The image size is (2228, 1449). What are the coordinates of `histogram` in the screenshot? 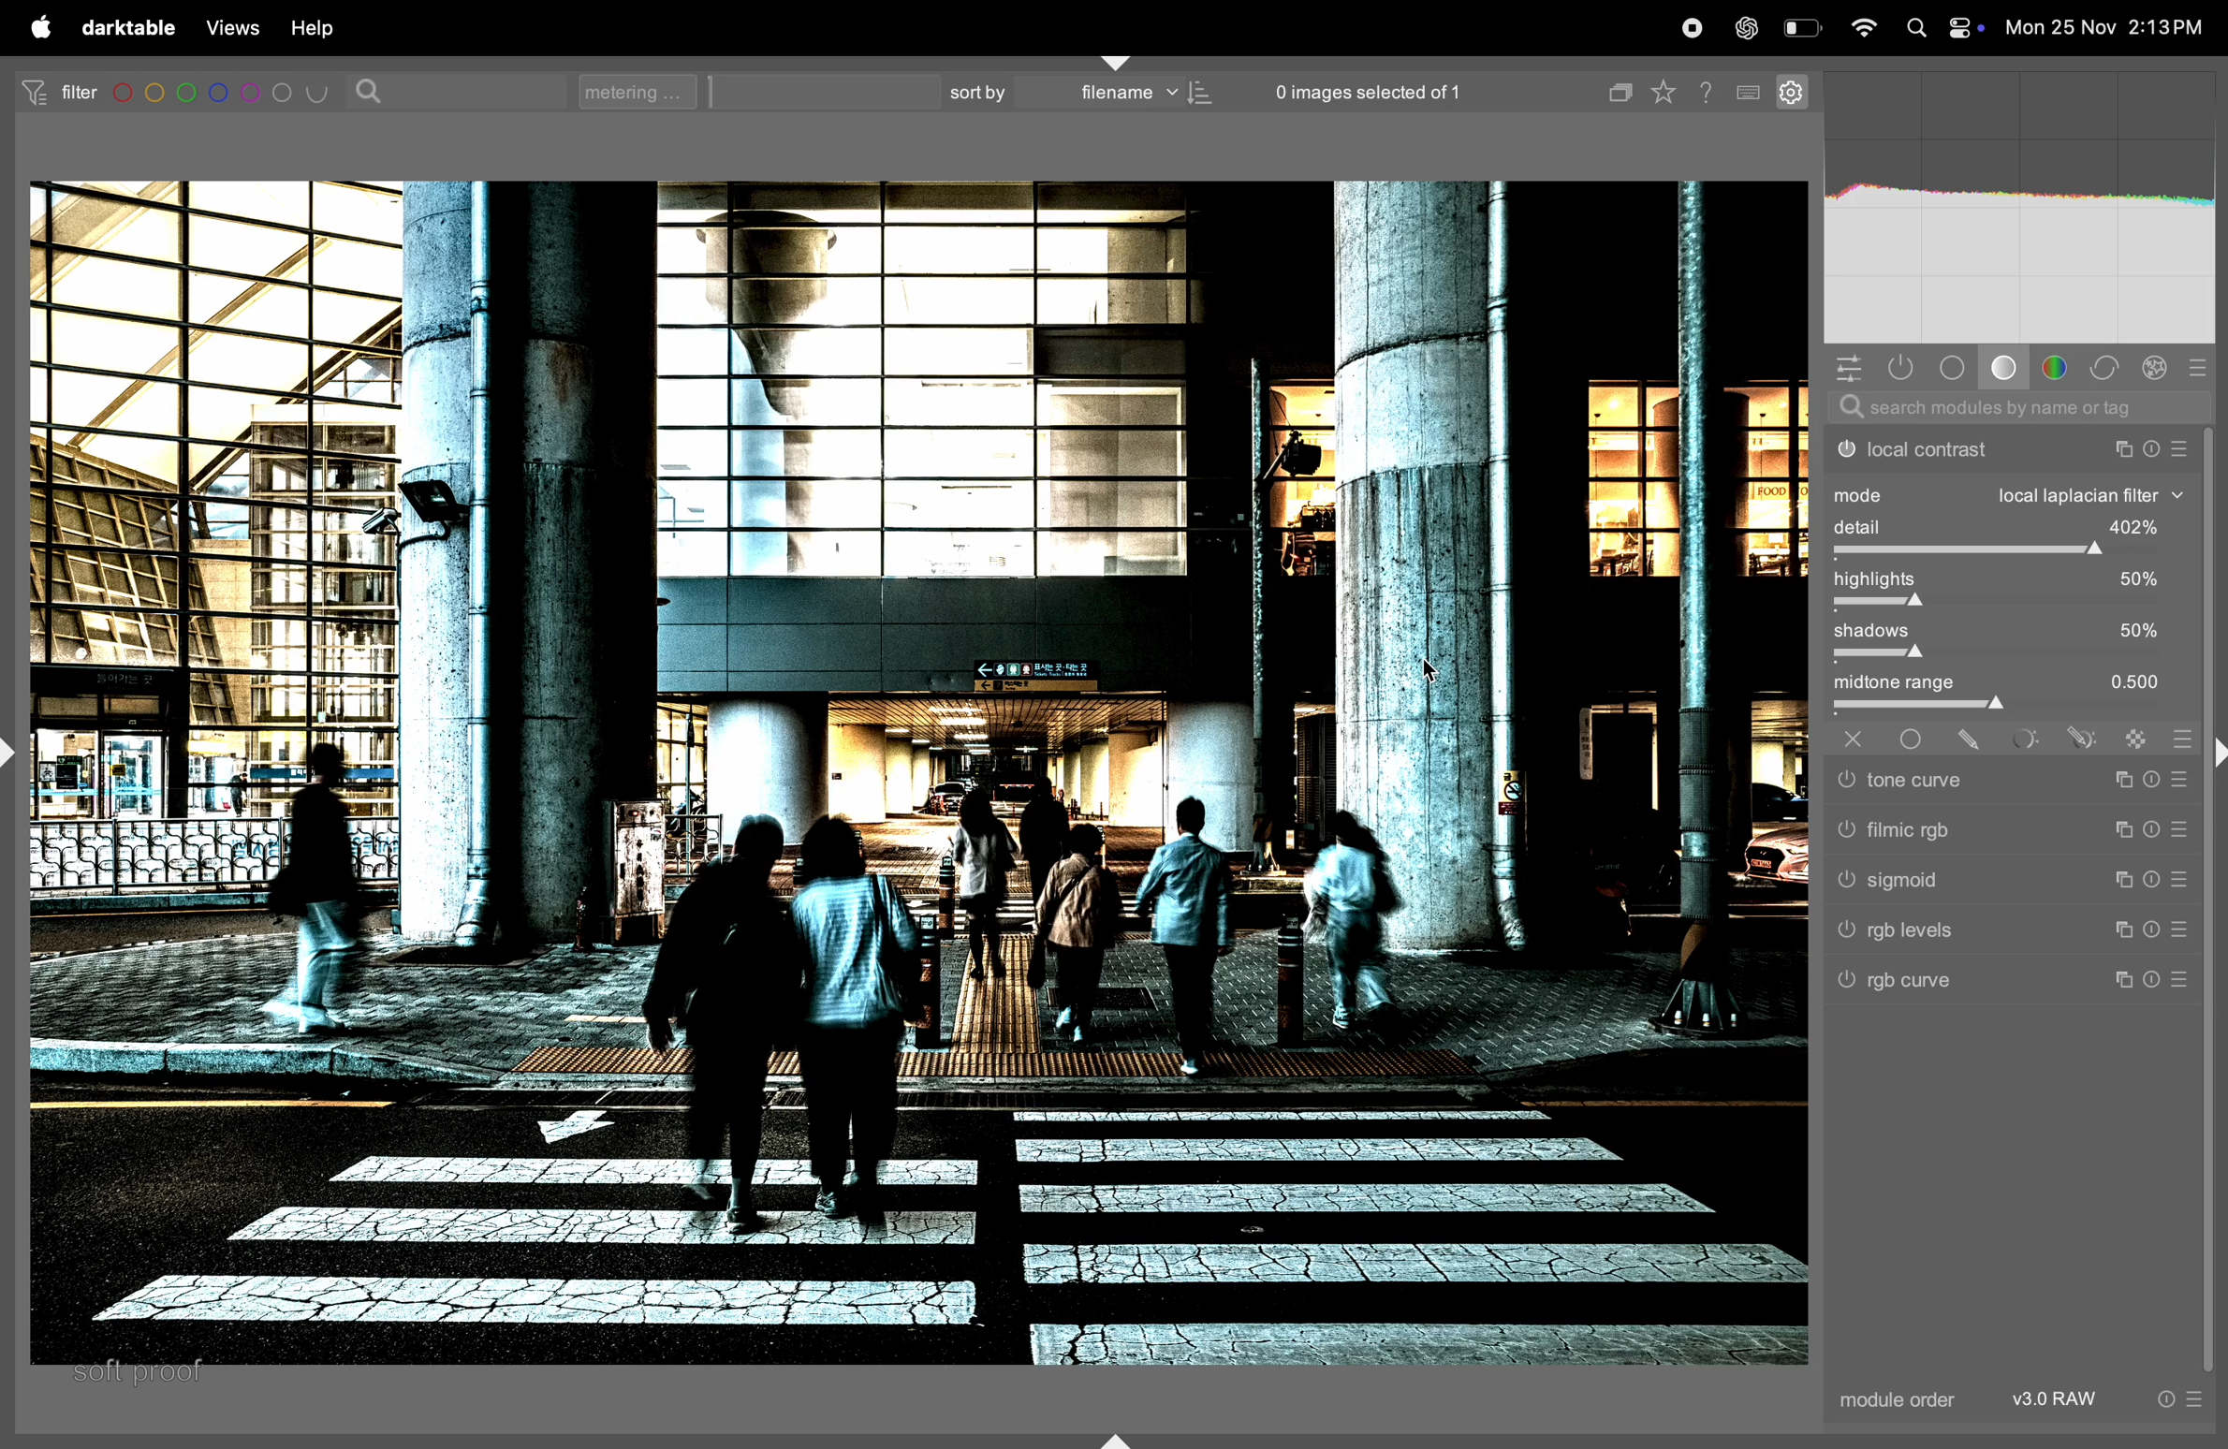 It's located at (2019, 210).